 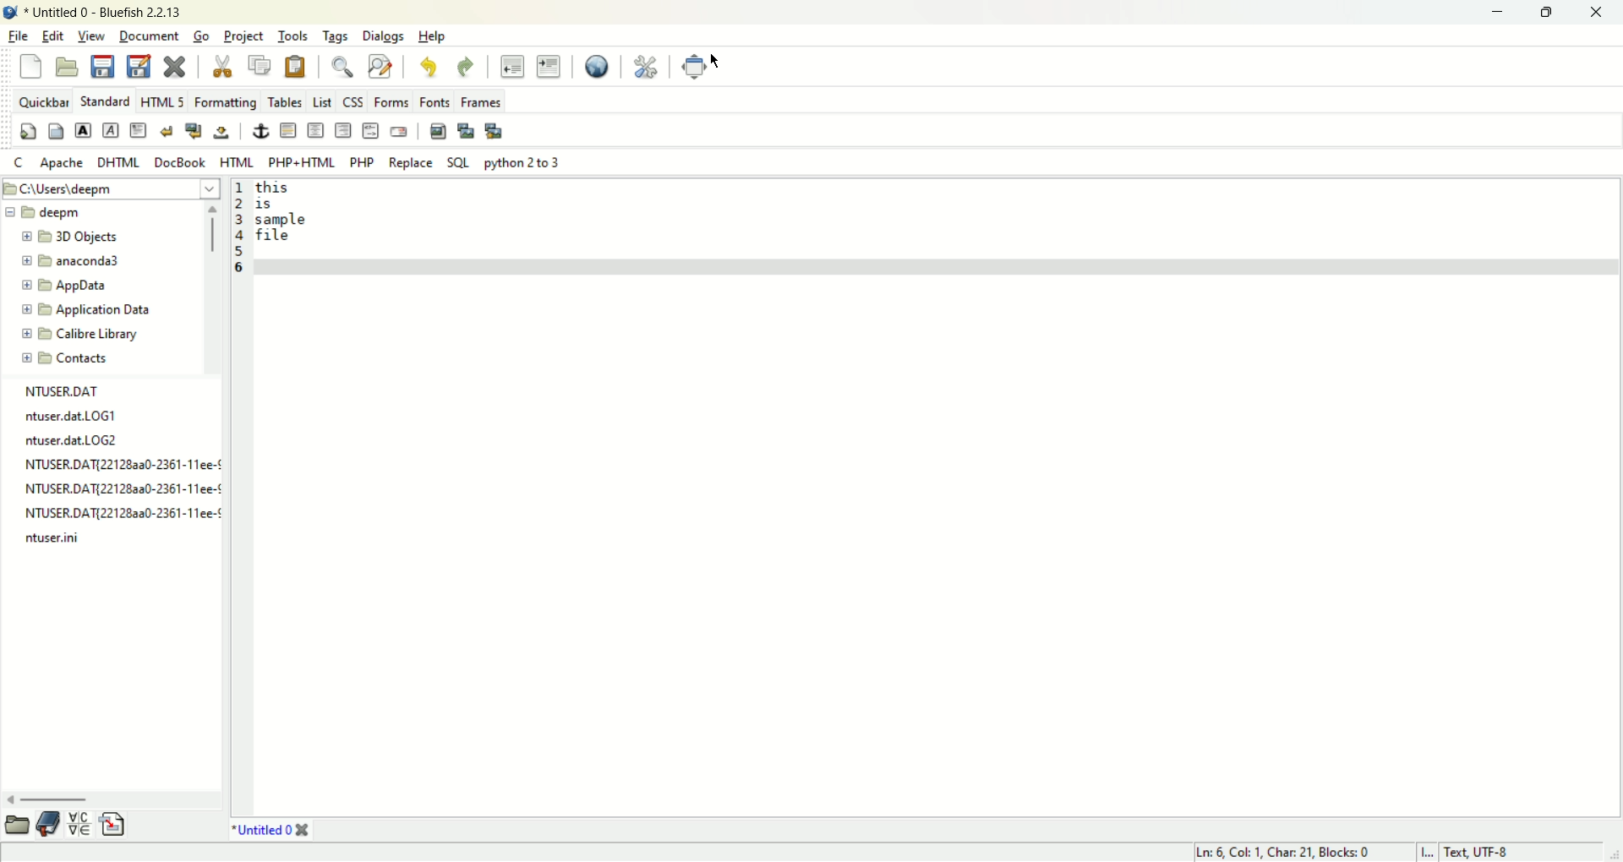 I want to click on strong, so click(x=83, y=130).